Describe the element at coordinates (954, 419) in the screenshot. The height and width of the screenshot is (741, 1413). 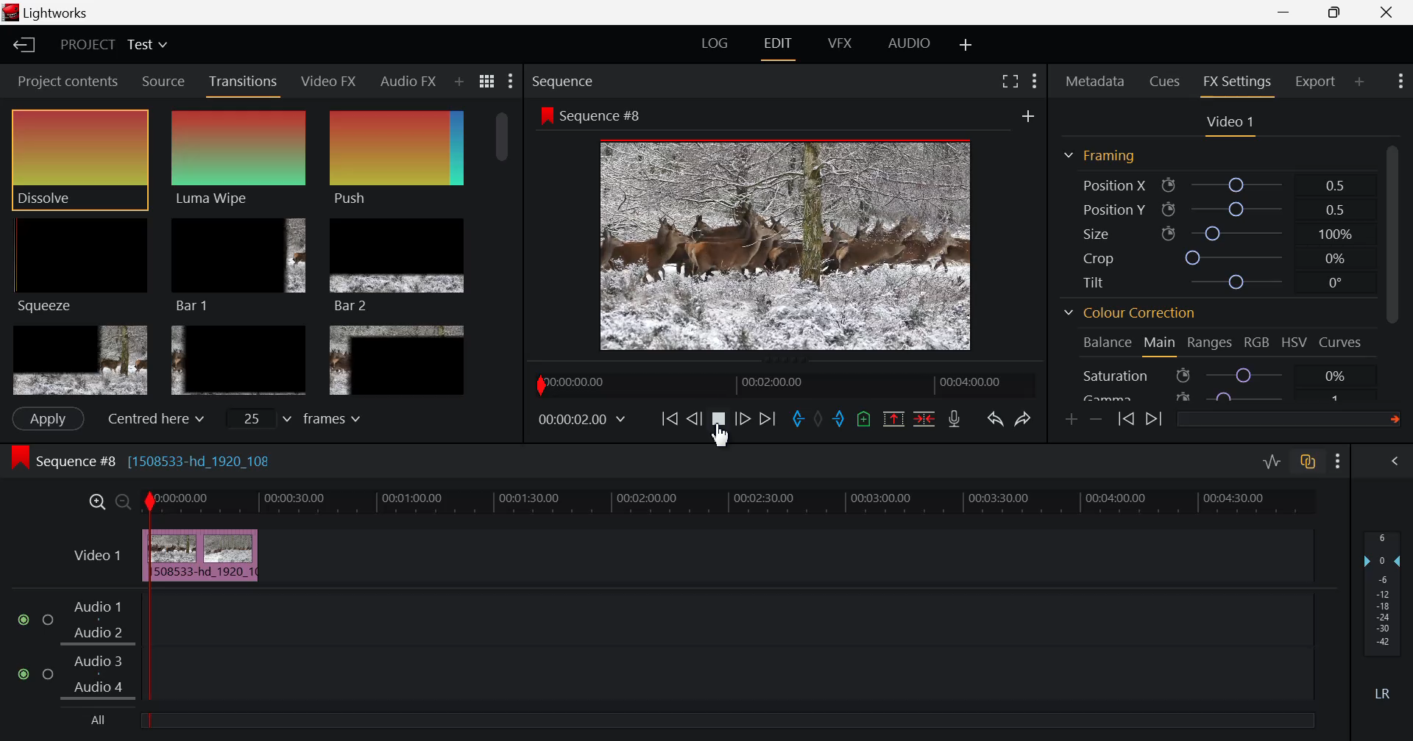
I see `Record Voiceover` at that location.